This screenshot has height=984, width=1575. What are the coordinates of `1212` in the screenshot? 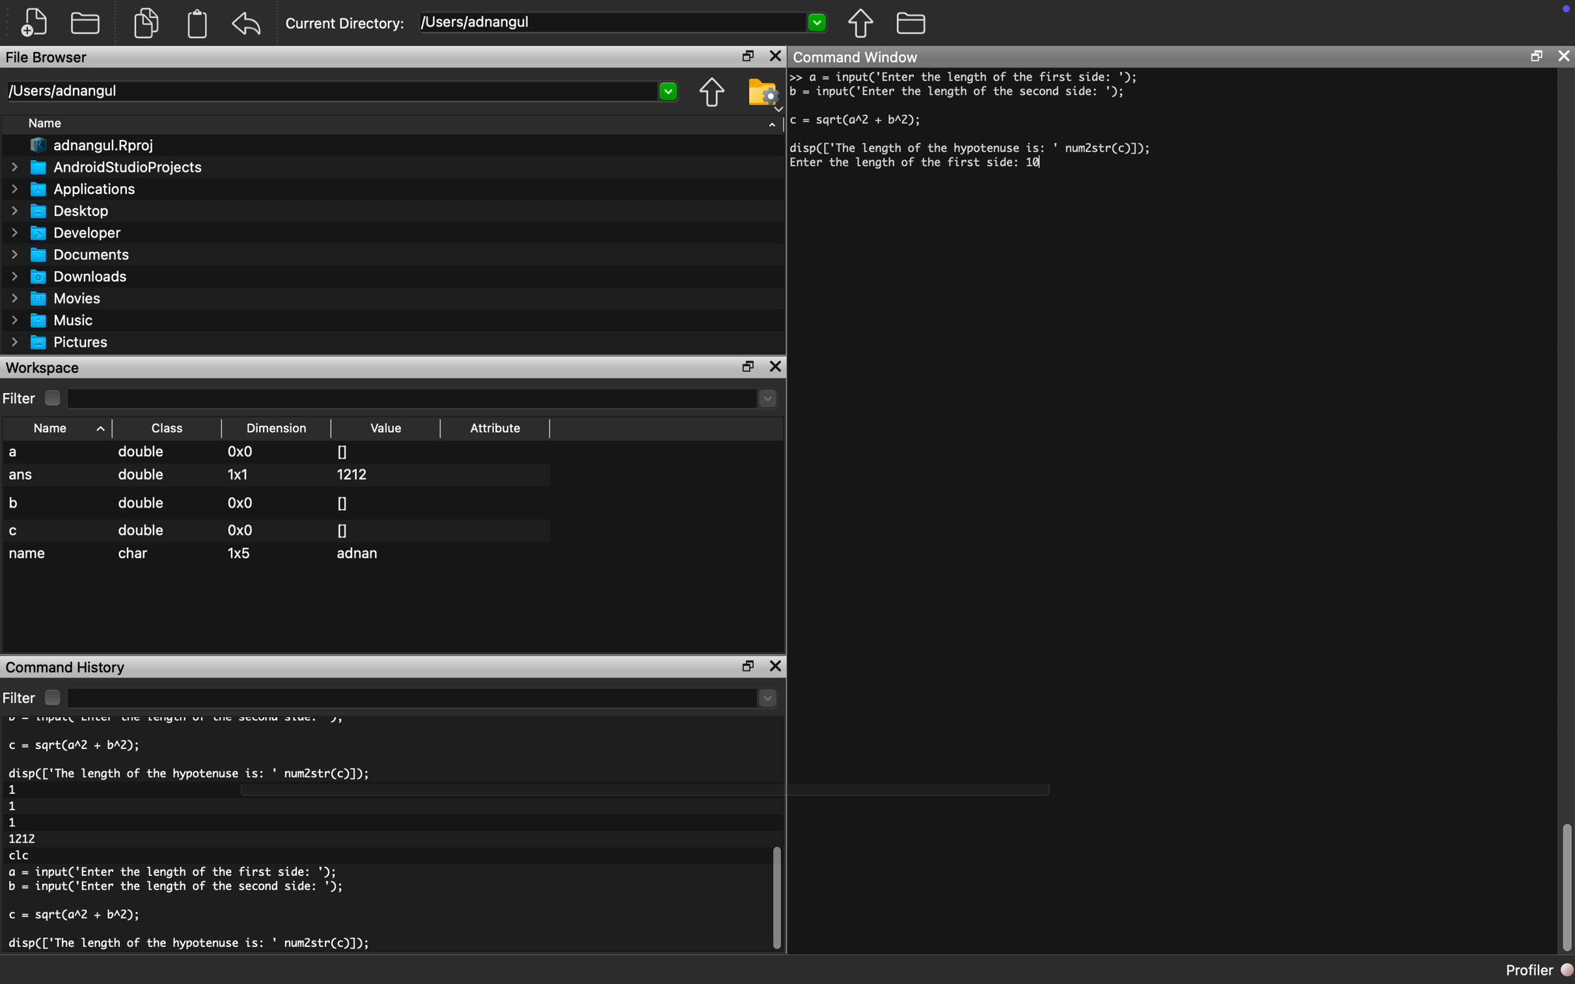 It's located at (356, 474).